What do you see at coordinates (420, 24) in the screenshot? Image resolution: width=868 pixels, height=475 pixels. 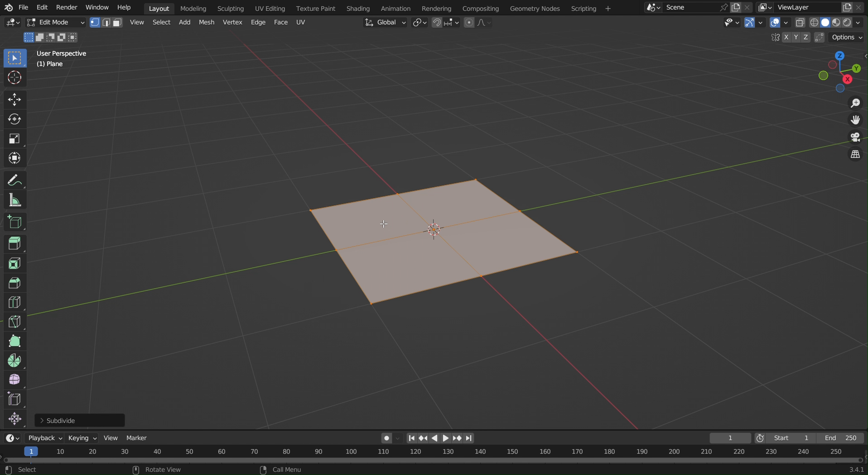 I see `Transform Pivot Point` at bounding box center [420, 24].